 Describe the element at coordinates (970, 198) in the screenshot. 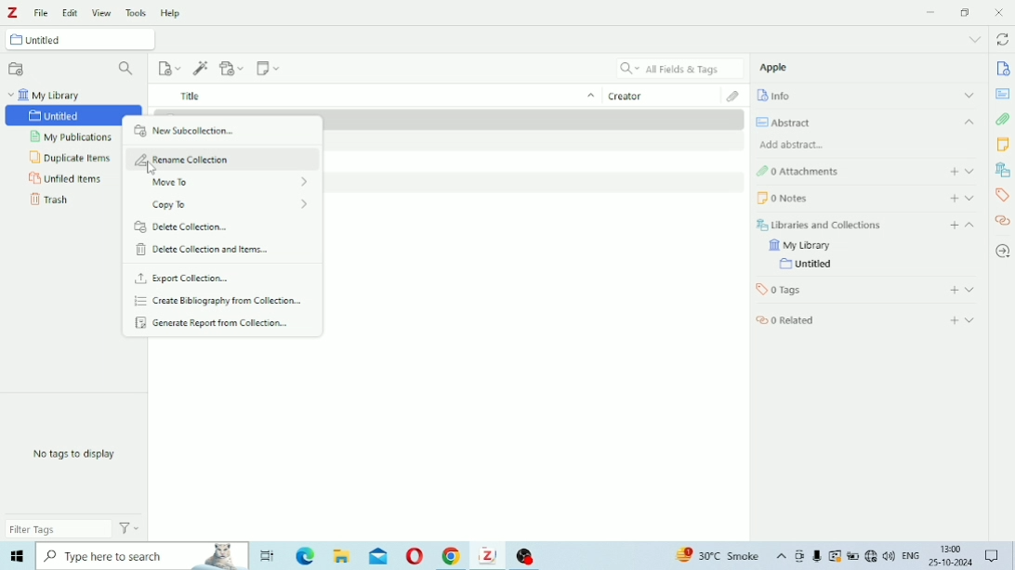

I see `Expand section` at that location.